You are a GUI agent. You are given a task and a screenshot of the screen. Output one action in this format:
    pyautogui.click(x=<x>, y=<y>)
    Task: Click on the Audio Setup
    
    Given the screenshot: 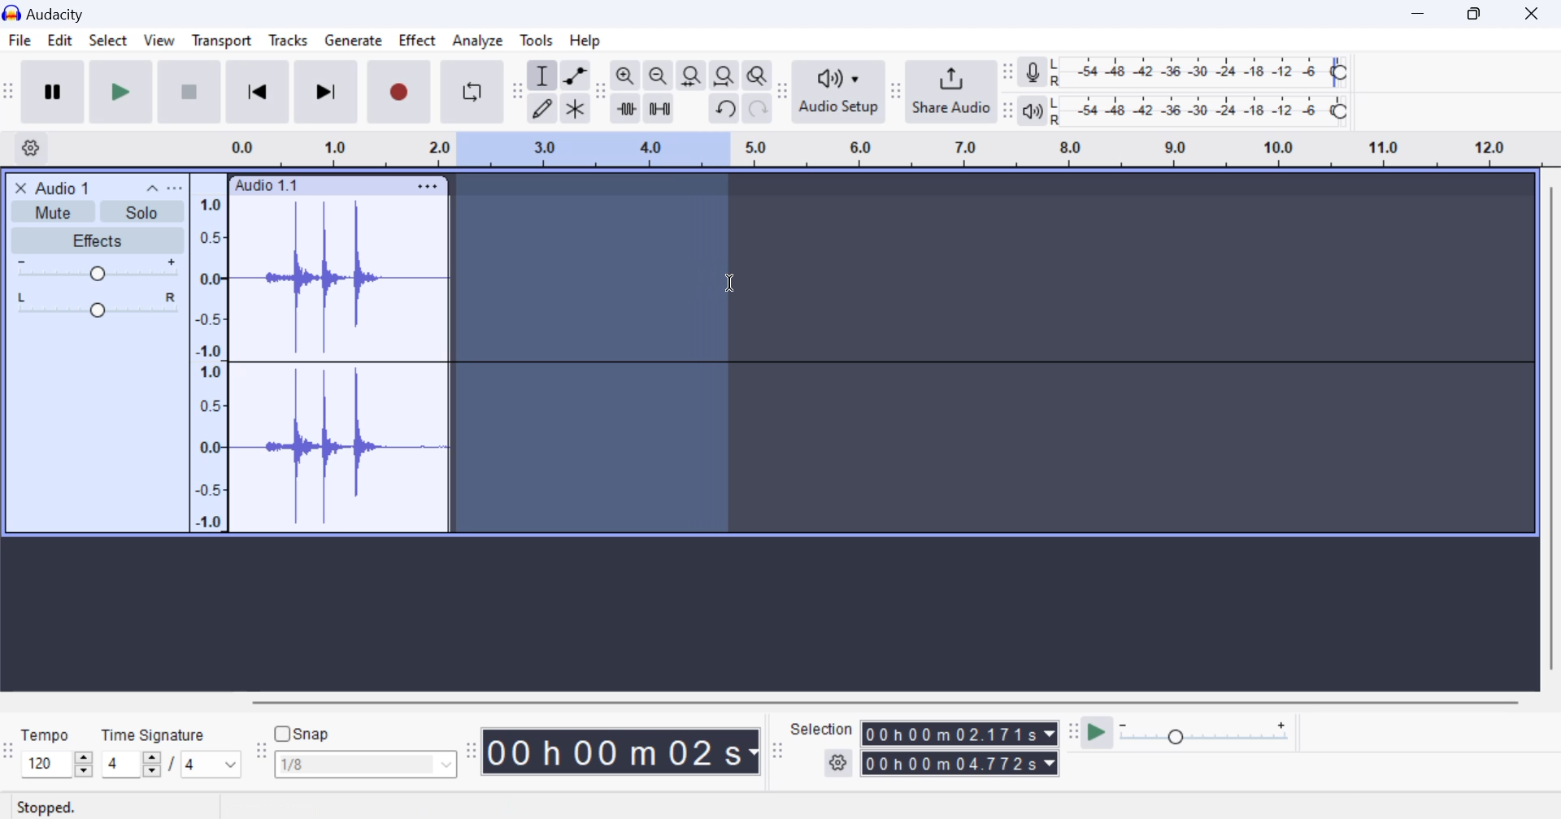 What is the action you would take?
    pyautogui.click(x=837, y=91)
    